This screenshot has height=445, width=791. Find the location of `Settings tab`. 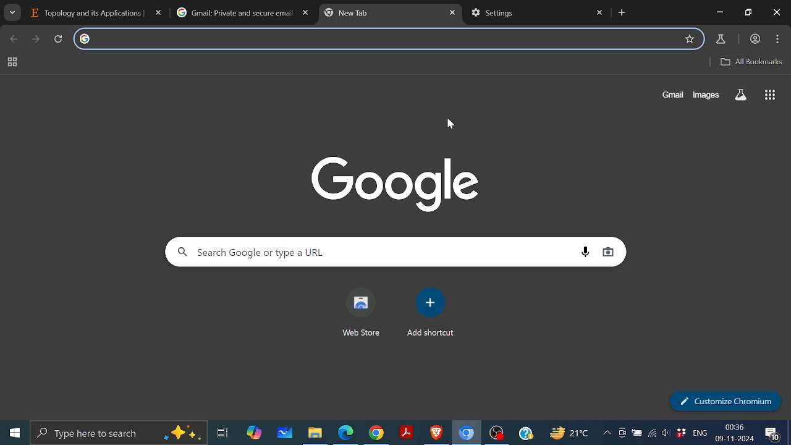

Settings tab is located at coordinates (529, 14).